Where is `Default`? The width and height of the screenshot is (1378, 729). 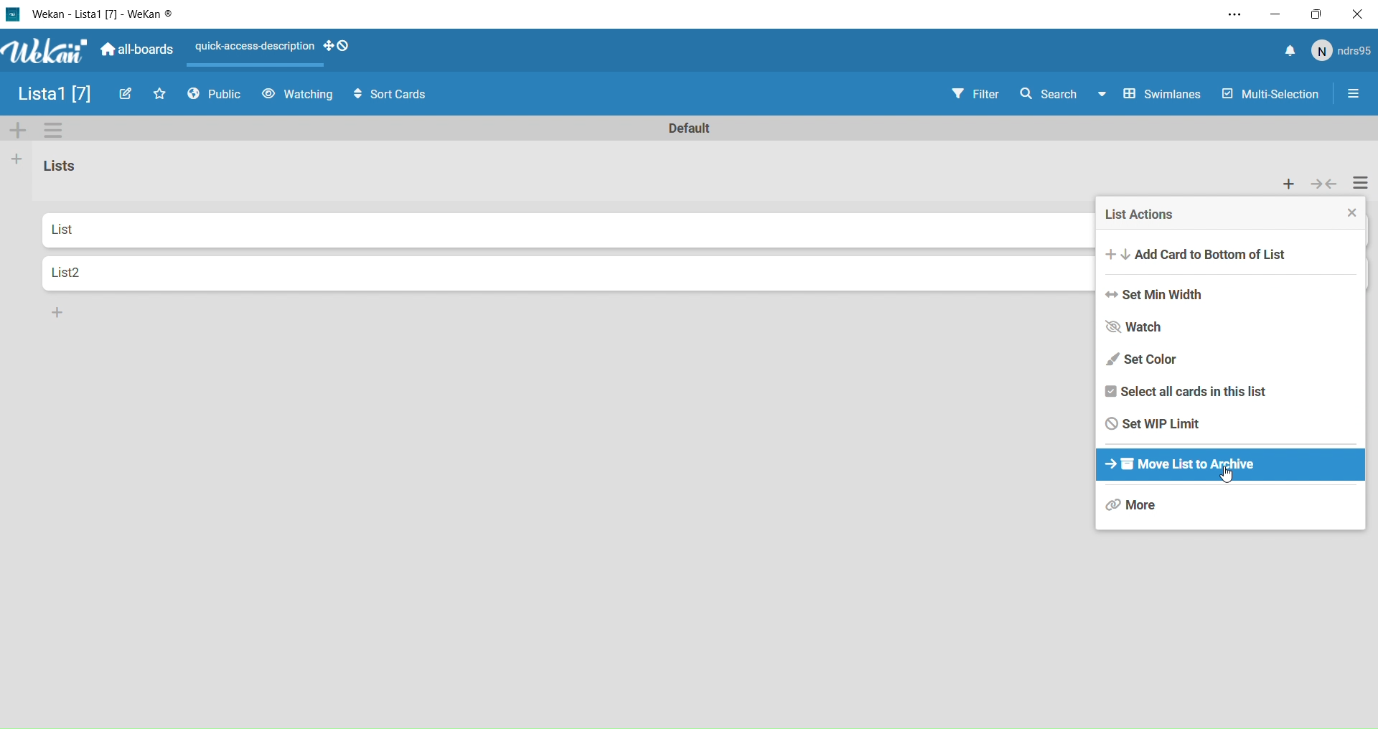
Default is located at coordinates (685, 131).